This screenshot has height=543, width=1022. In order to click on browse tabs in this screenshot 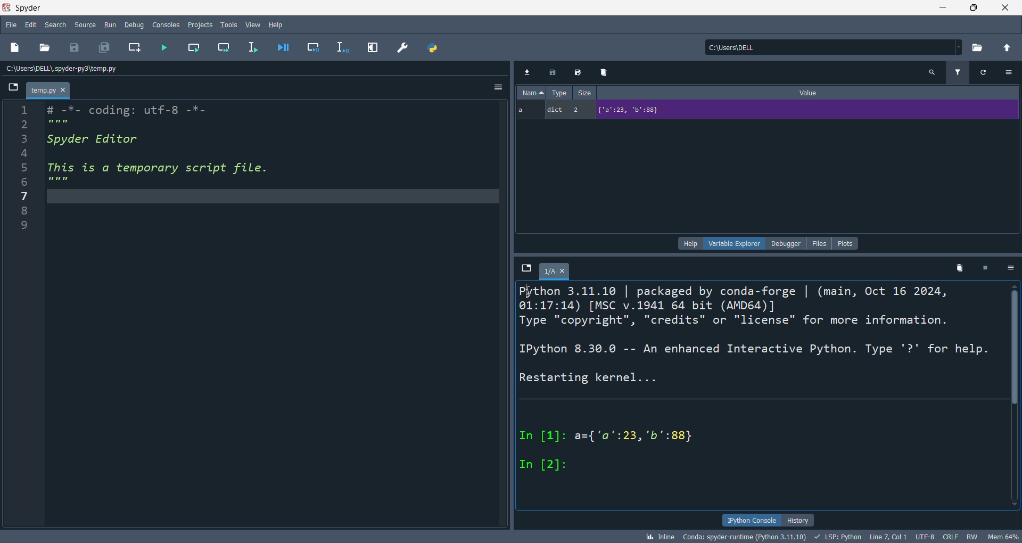, I will do `click(14, 89)`.